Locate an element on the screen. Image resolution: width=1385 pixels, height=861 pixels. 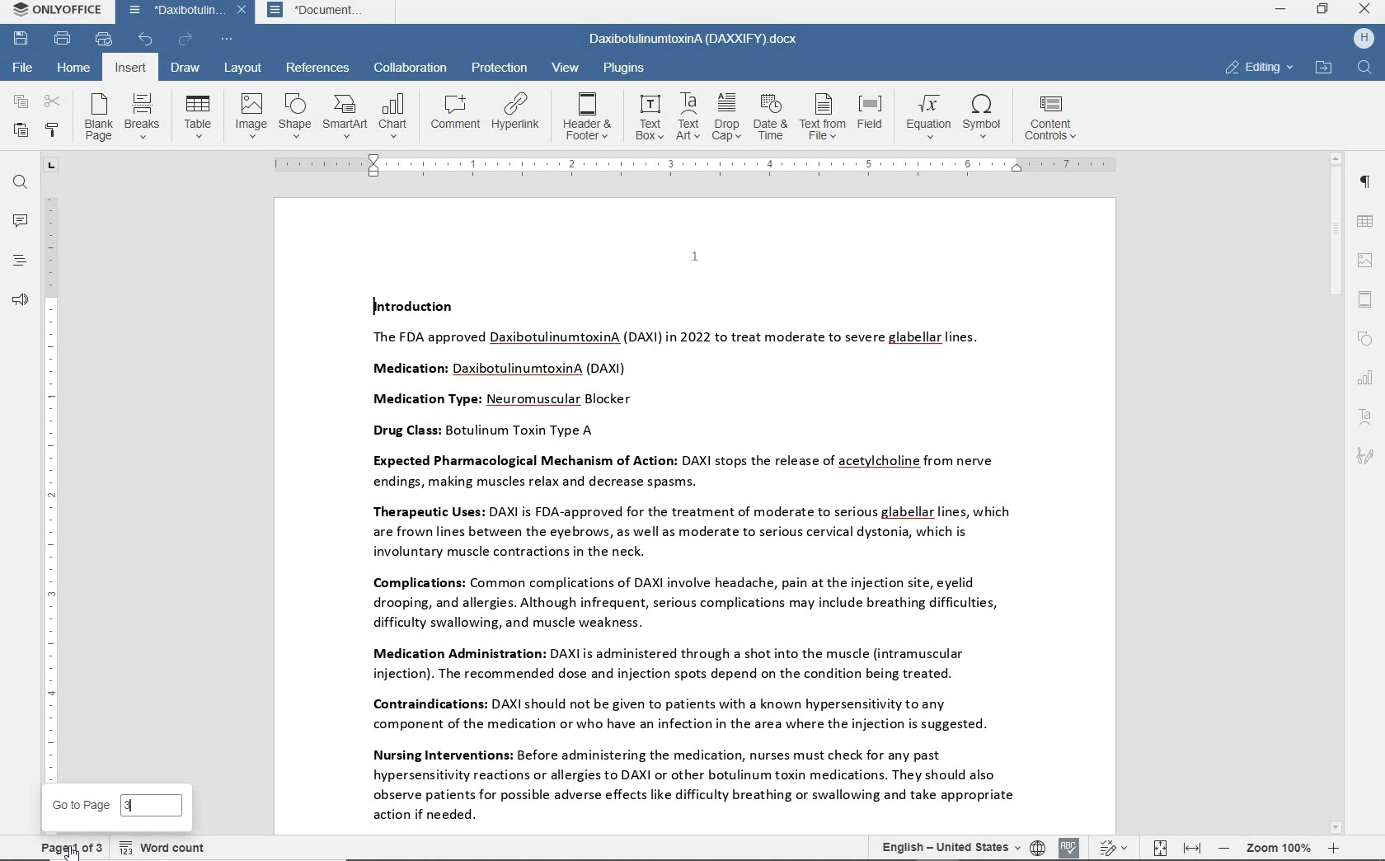
paragraph settings is located at coordinates (1364, 181).